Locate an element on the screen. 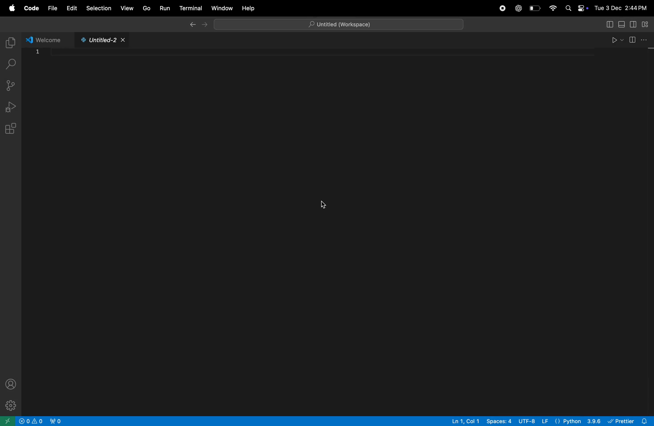 Image resolution: width=654 pixels, height=426 pixels. no active ports is located at coordinates (58, 421).